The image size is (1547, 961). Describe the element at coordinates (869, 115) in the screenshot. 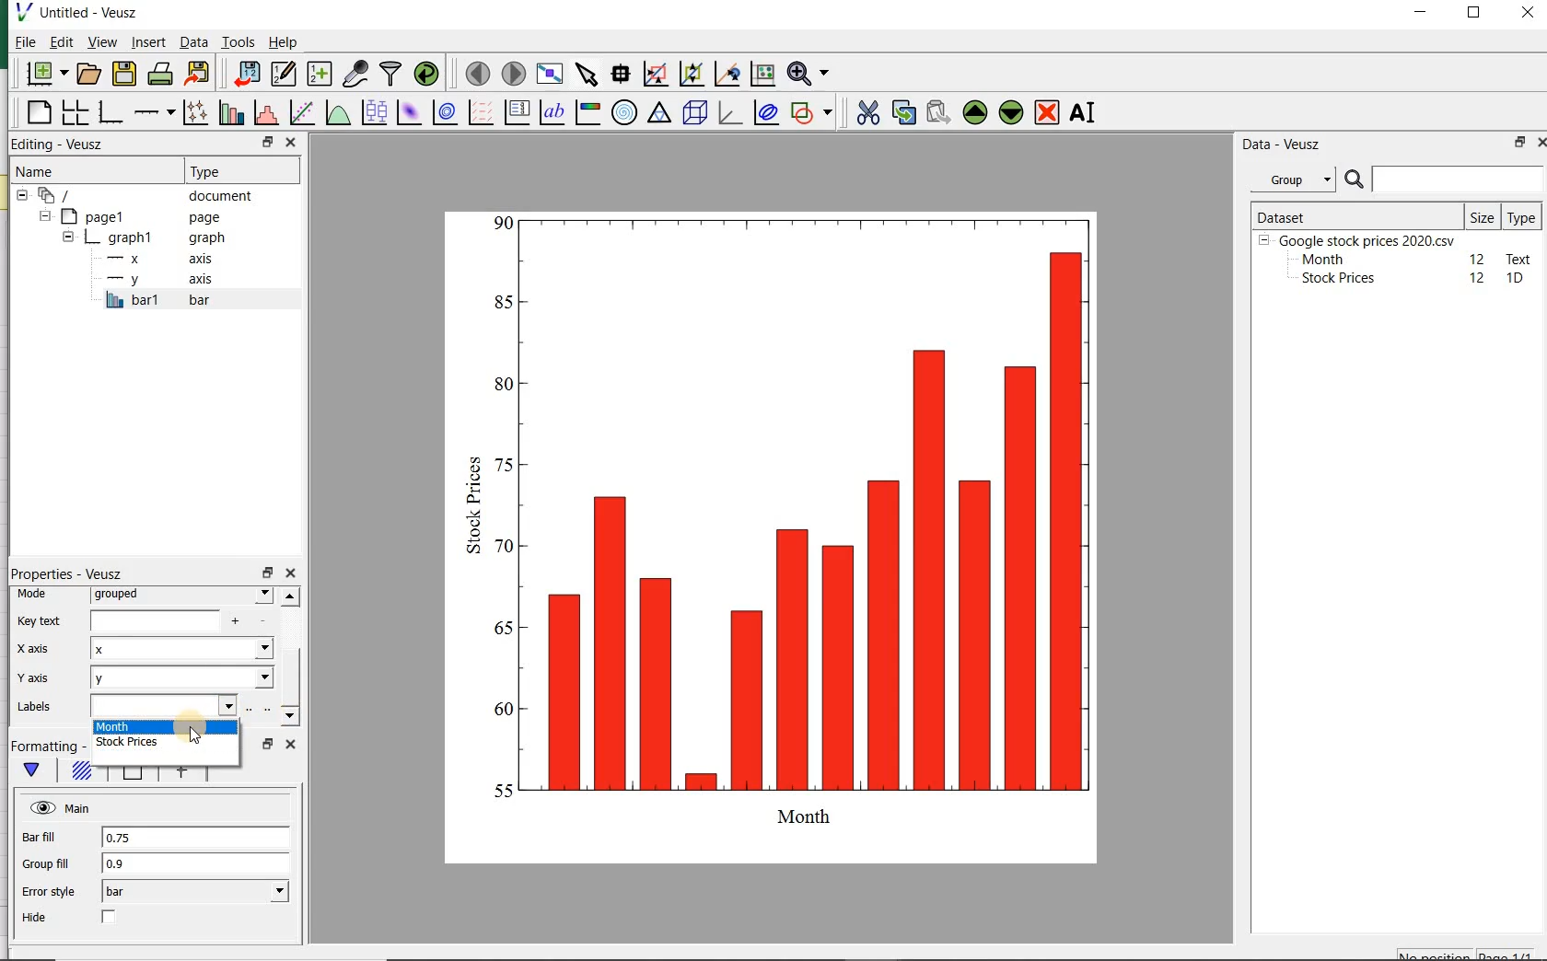

I see `cut the selected widget` at that location.